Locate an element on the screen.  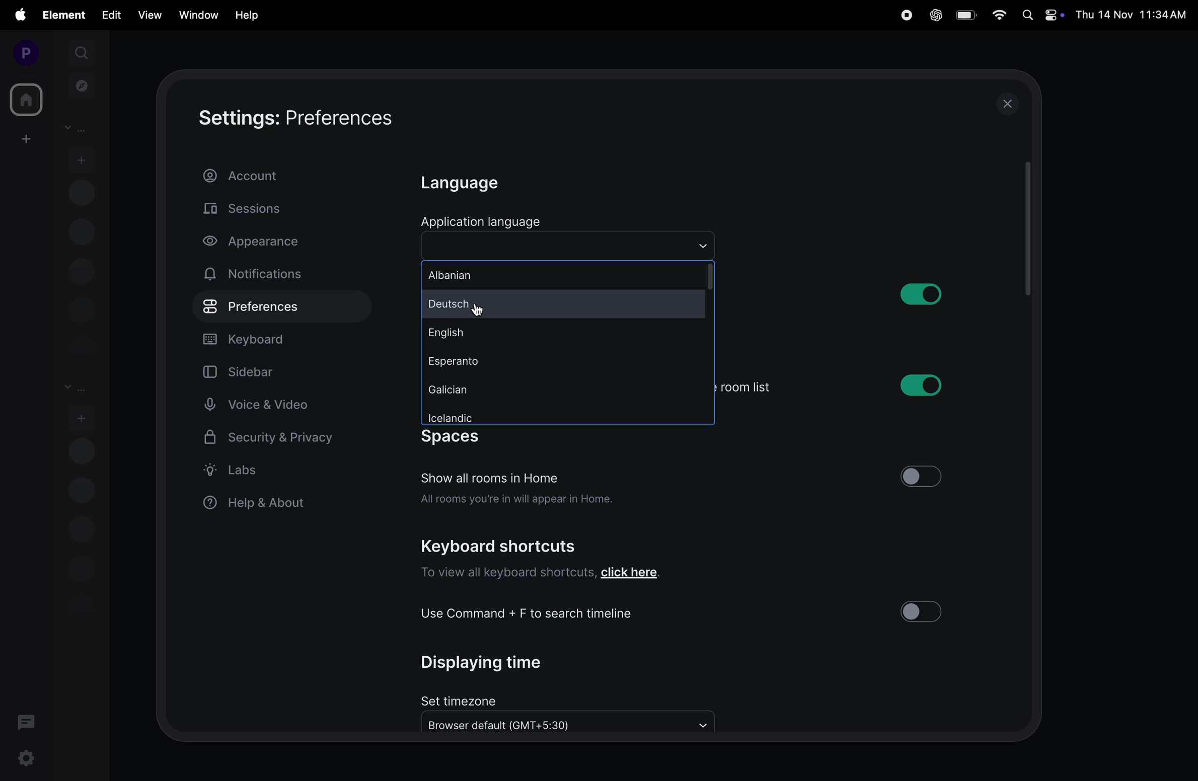
battery is located at coordinates (964, 15).